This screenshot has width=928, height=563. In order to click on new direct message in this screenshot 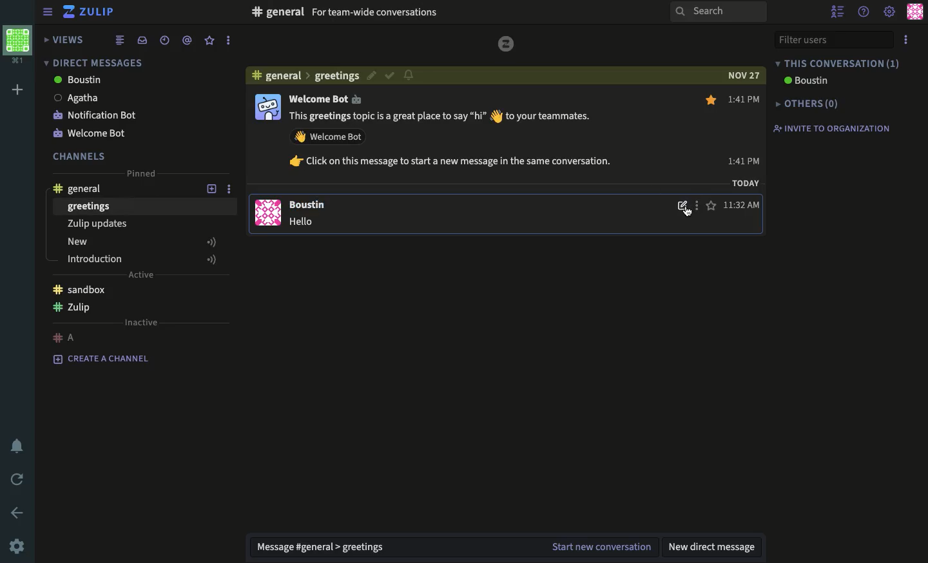, I will do `click(715, 547)`.